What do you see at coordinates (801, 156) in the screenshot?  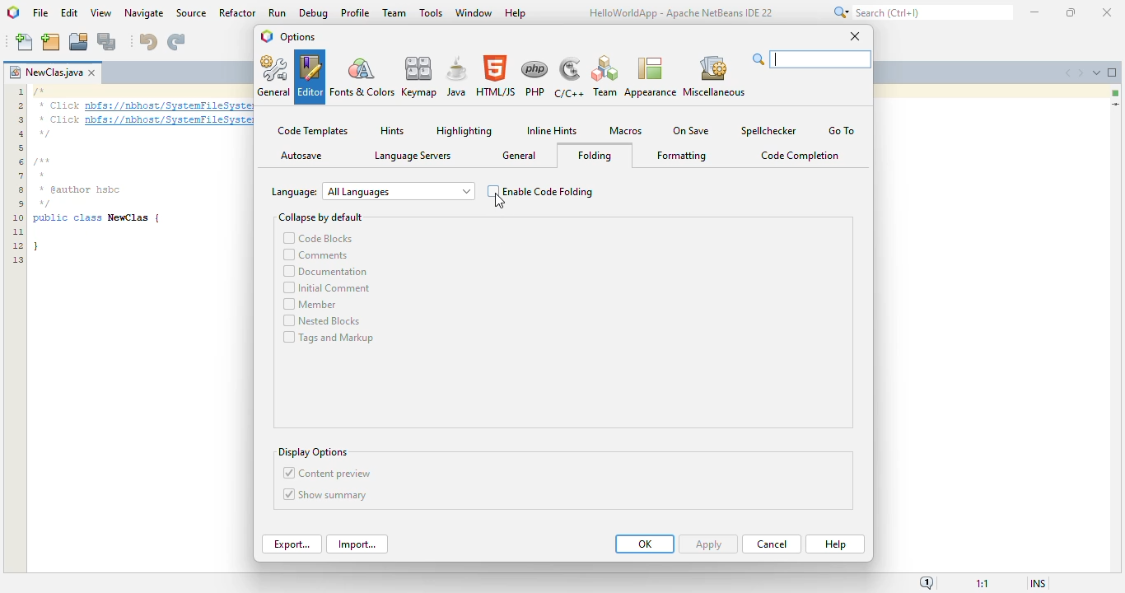 I see `code completion` at bounding box center [801, 156].